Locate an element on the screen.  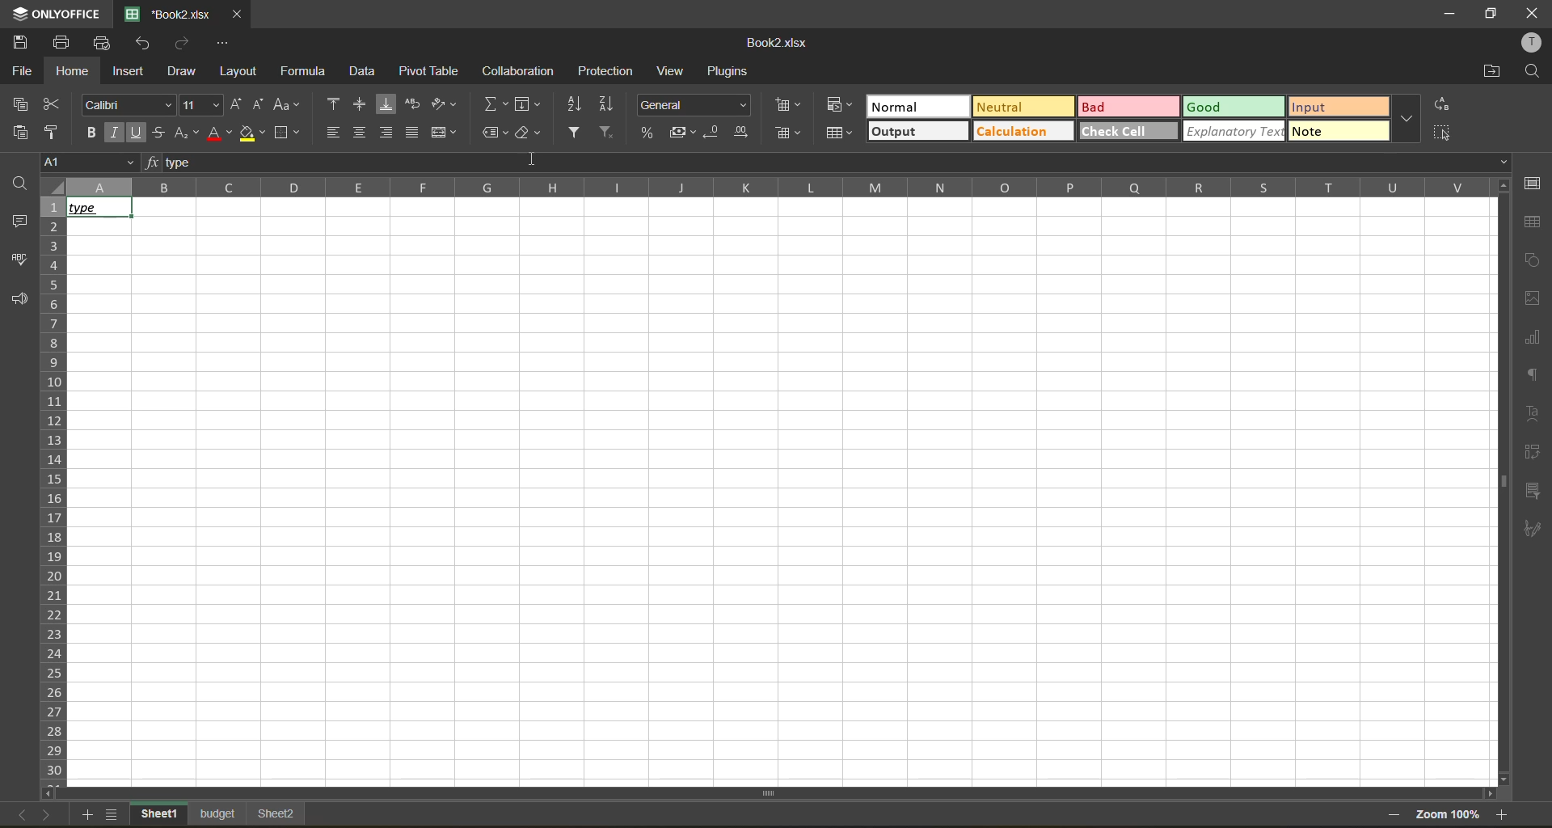
sort ascending is located at coordinates (574, 104).